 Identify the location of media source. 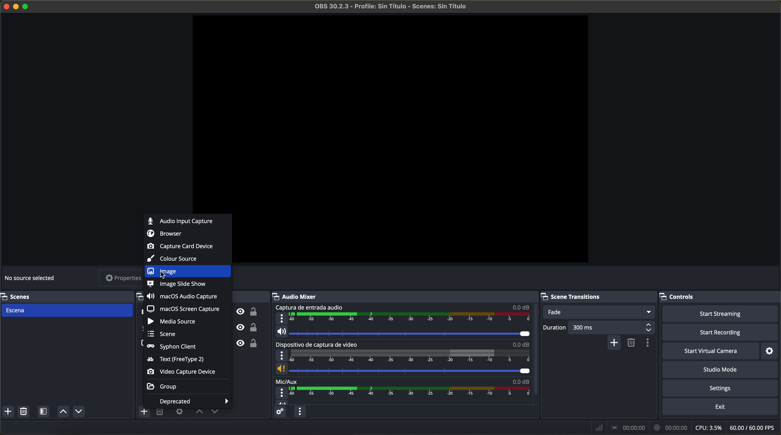
(171, 322).